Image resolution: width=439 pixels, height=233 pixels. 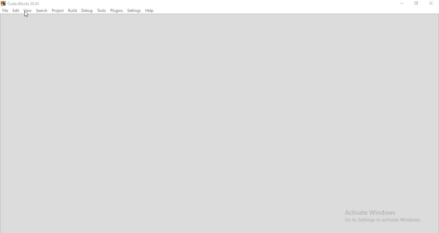 I want to click on logo, so click(x=23, y=3).